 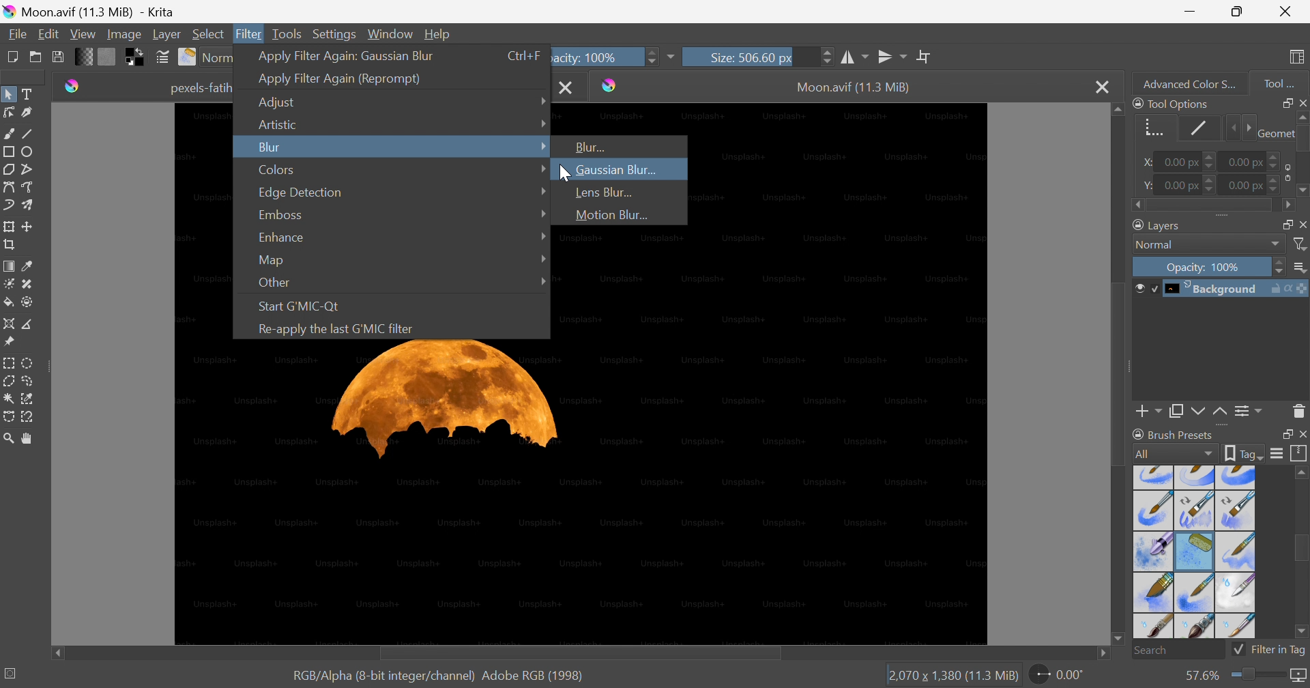 I want to click on Scroll bar, so click(x=1120, y=373).